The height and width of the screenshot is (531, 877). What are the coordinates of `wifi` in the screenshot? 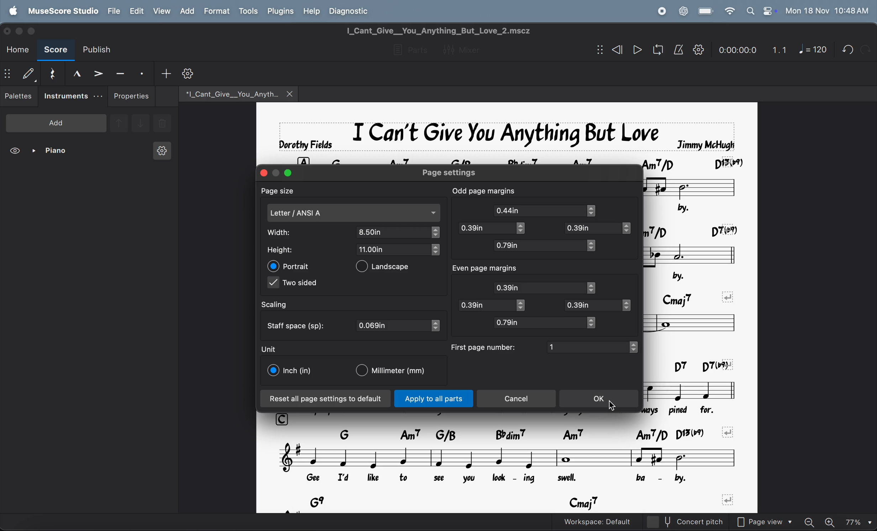 It's located at (729, 11).